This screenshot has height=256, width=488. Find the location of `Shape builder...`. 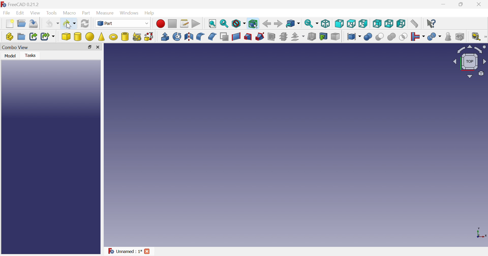

Shape builder... is located at coordinates (149, 36).